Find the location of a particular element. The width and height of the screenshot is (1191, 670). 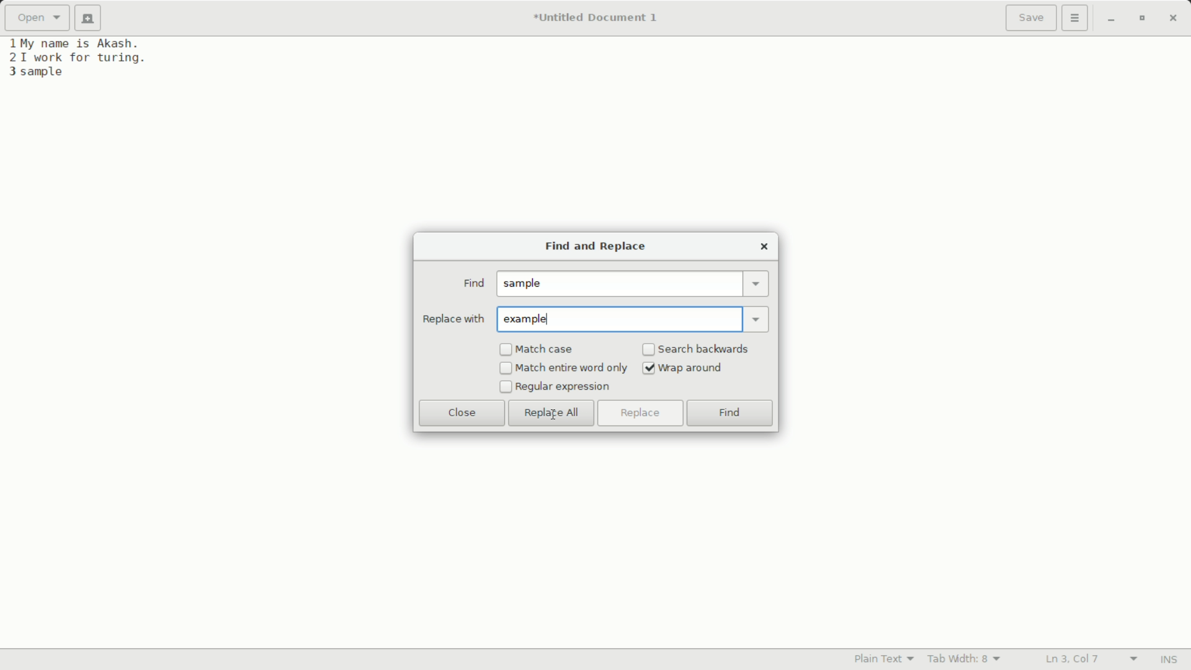

3 sample is located at coordinates (36, 73).